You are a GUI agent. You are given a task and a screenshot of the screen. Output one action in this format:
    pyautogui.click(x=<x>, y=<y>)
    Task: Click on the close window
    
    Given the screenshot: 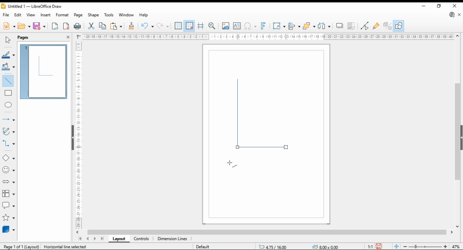 What is the action you would take?
    pyautogui.click(x=455, y=6)
    